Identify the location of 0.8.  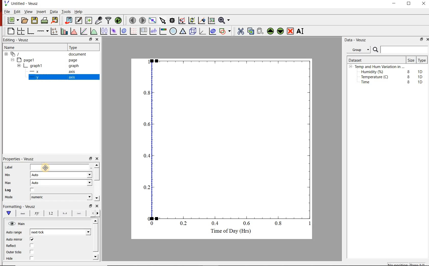
(147, 92).